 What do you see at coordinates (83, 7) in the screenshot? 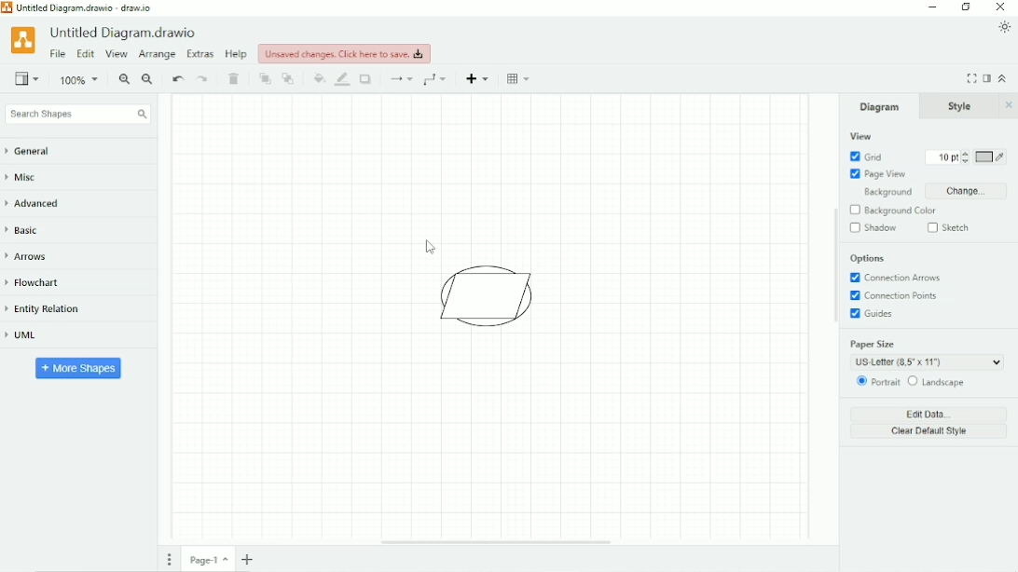
I see `Title ` at bounding box center [83, 7].